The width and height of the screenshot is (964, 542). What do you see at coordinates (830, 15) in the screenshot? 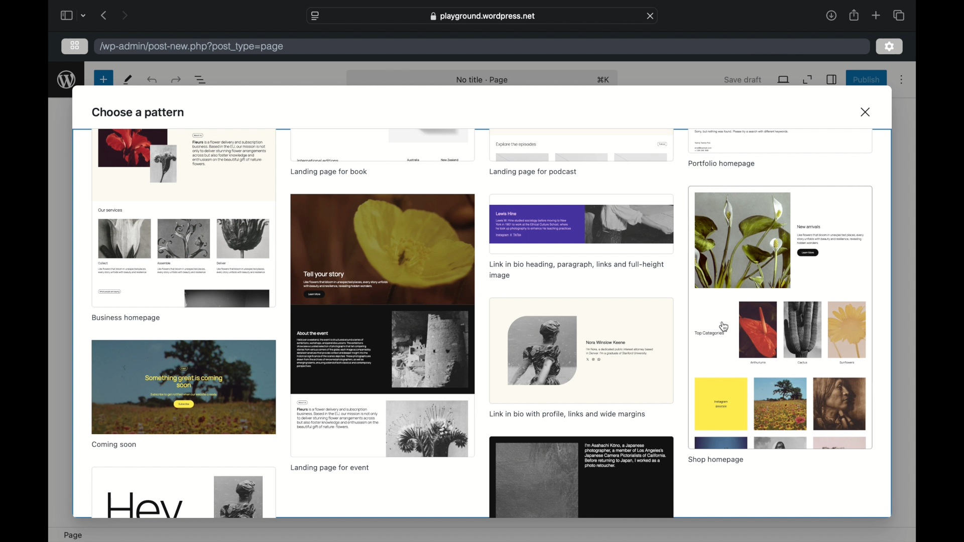
I see `downloads` at bounding box center [830, 15].